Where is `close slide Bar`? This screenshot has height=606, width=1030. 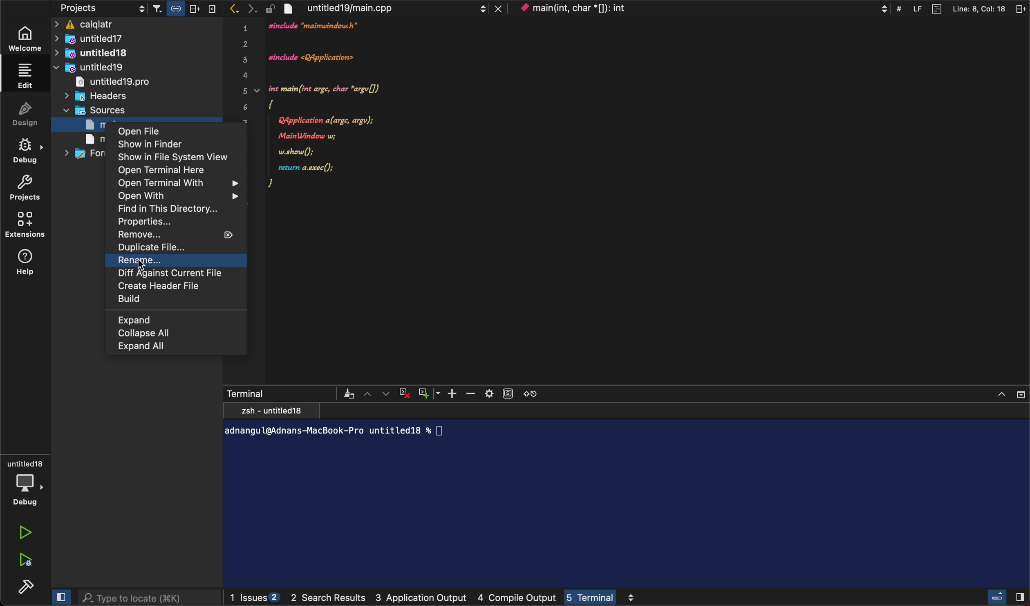
close slide Bar is located at coordinates (1006, 597).